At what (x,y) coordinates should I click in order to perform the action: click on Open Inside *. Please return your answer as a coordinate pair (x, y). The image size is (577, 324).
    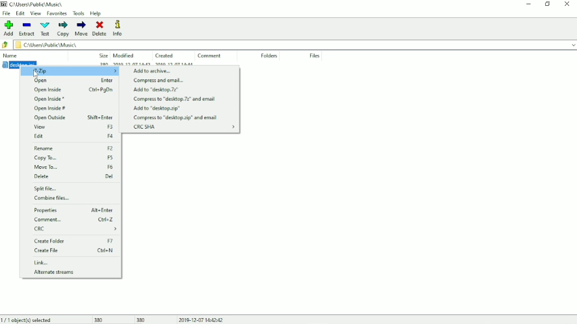
    Looking at the image, I should click on (49, 99).